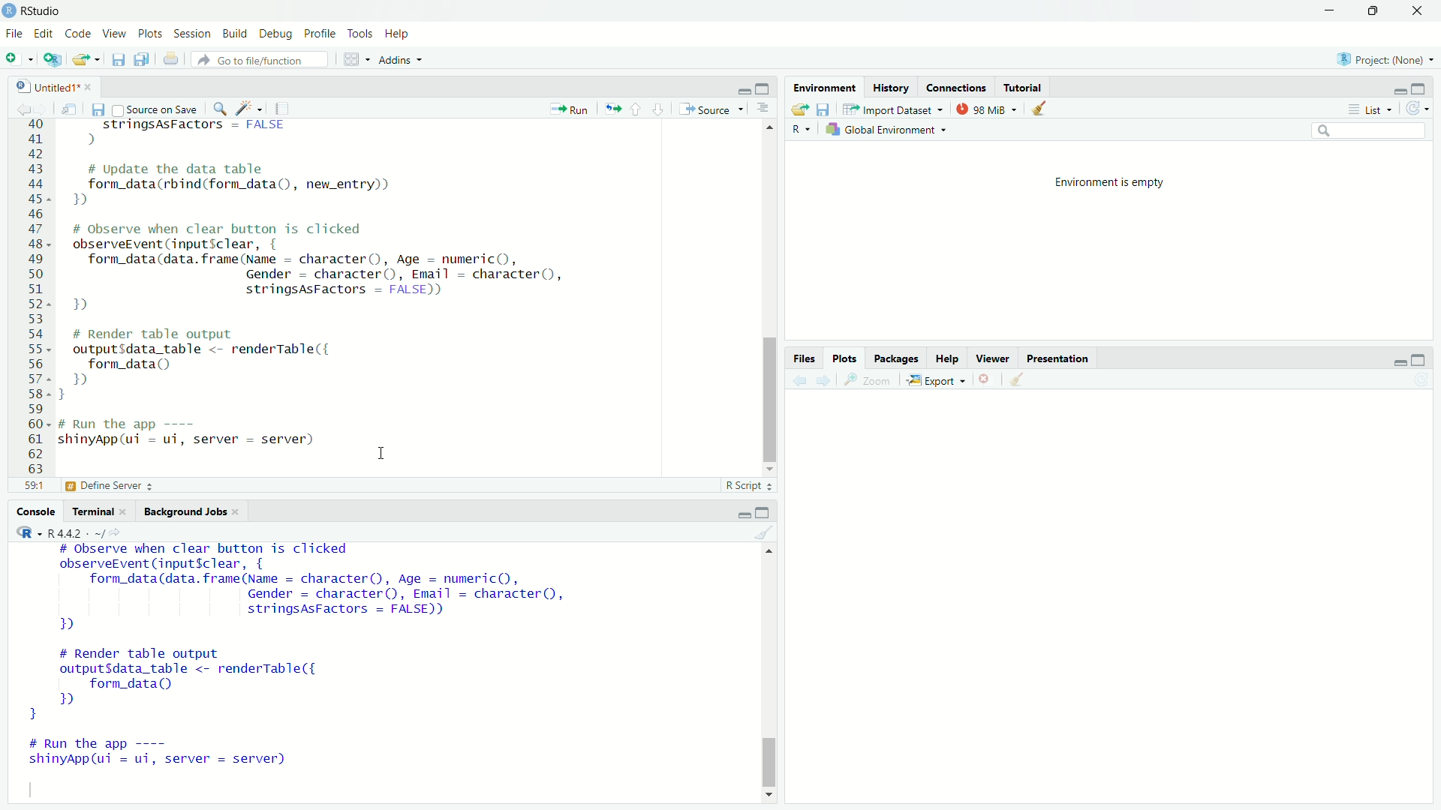  Describe the element at coordinates (260, 59) in the screenshot. I see `go to the file/function` at that location.